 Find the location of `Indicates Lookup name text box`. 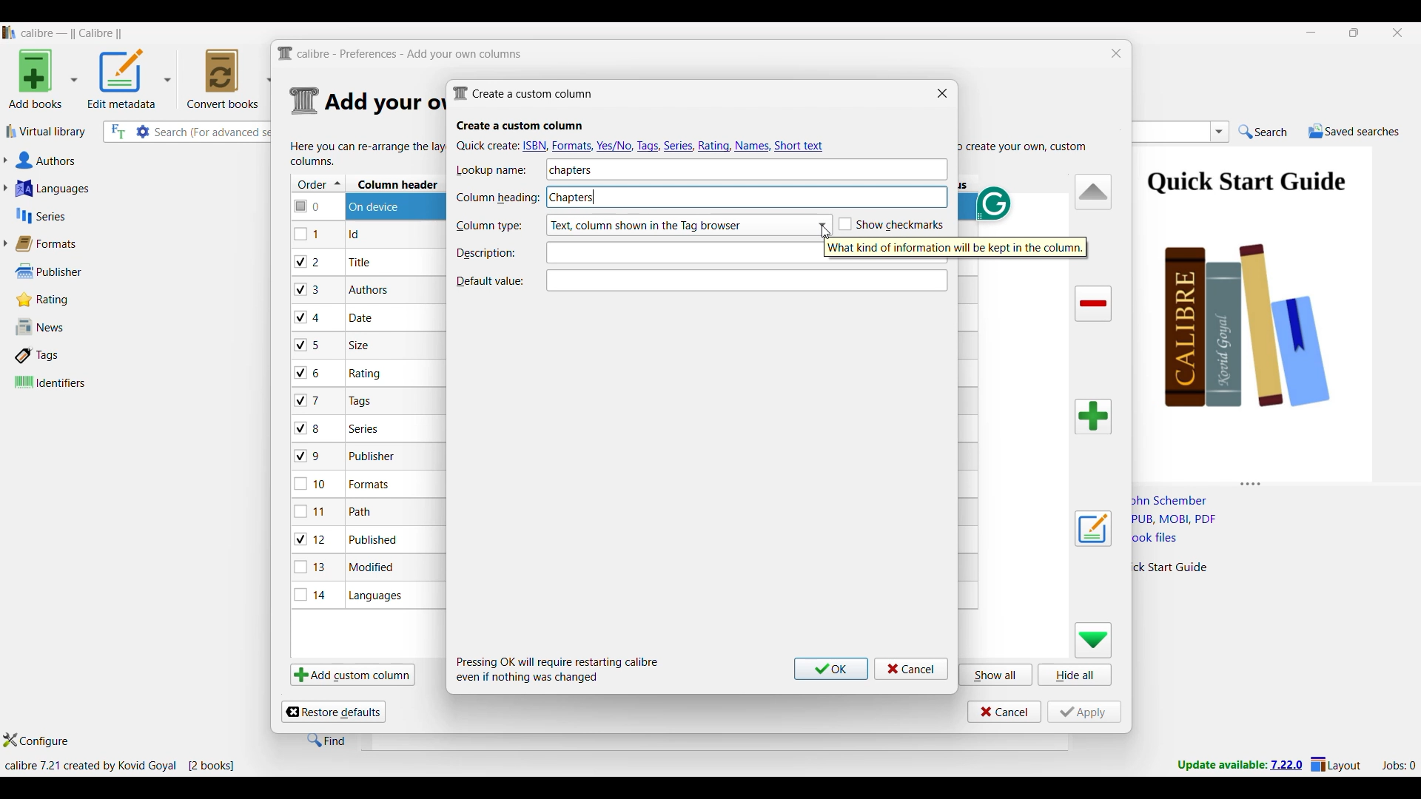

Indicates Lookup name text box is located at coordinates (497, 170).